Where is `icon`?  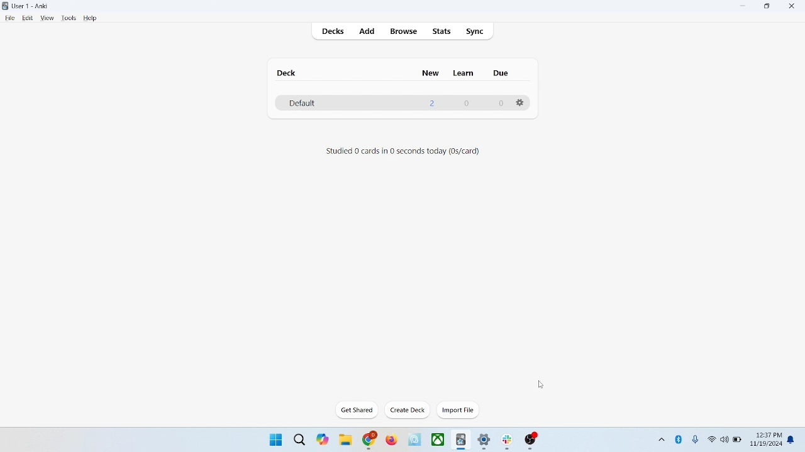 icon is located at coordinates (416, 440).